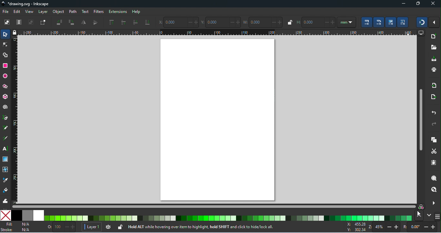 This screenshot has width=441, height=233. I want to click on rotate object 90 degree clockwise, so click(71, 23).